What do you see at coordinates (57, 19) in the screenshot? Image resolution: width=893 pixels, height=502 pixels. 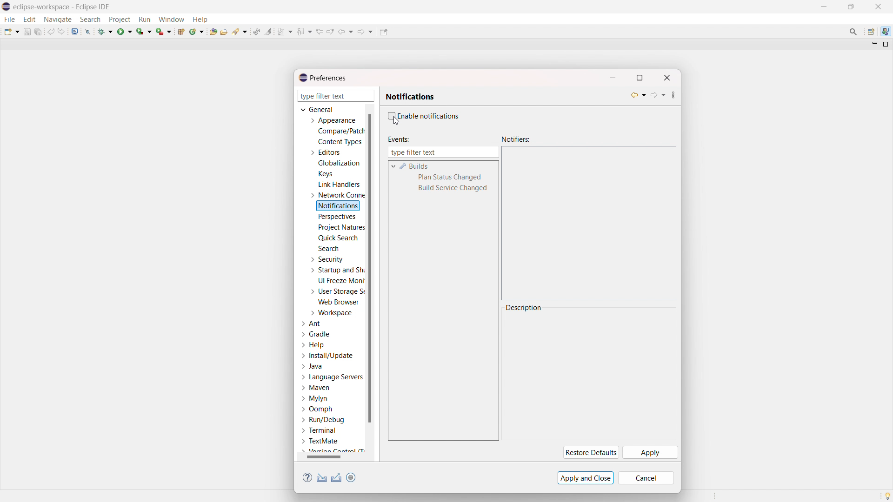 I see `navigate` at bounding box center [57, 19].